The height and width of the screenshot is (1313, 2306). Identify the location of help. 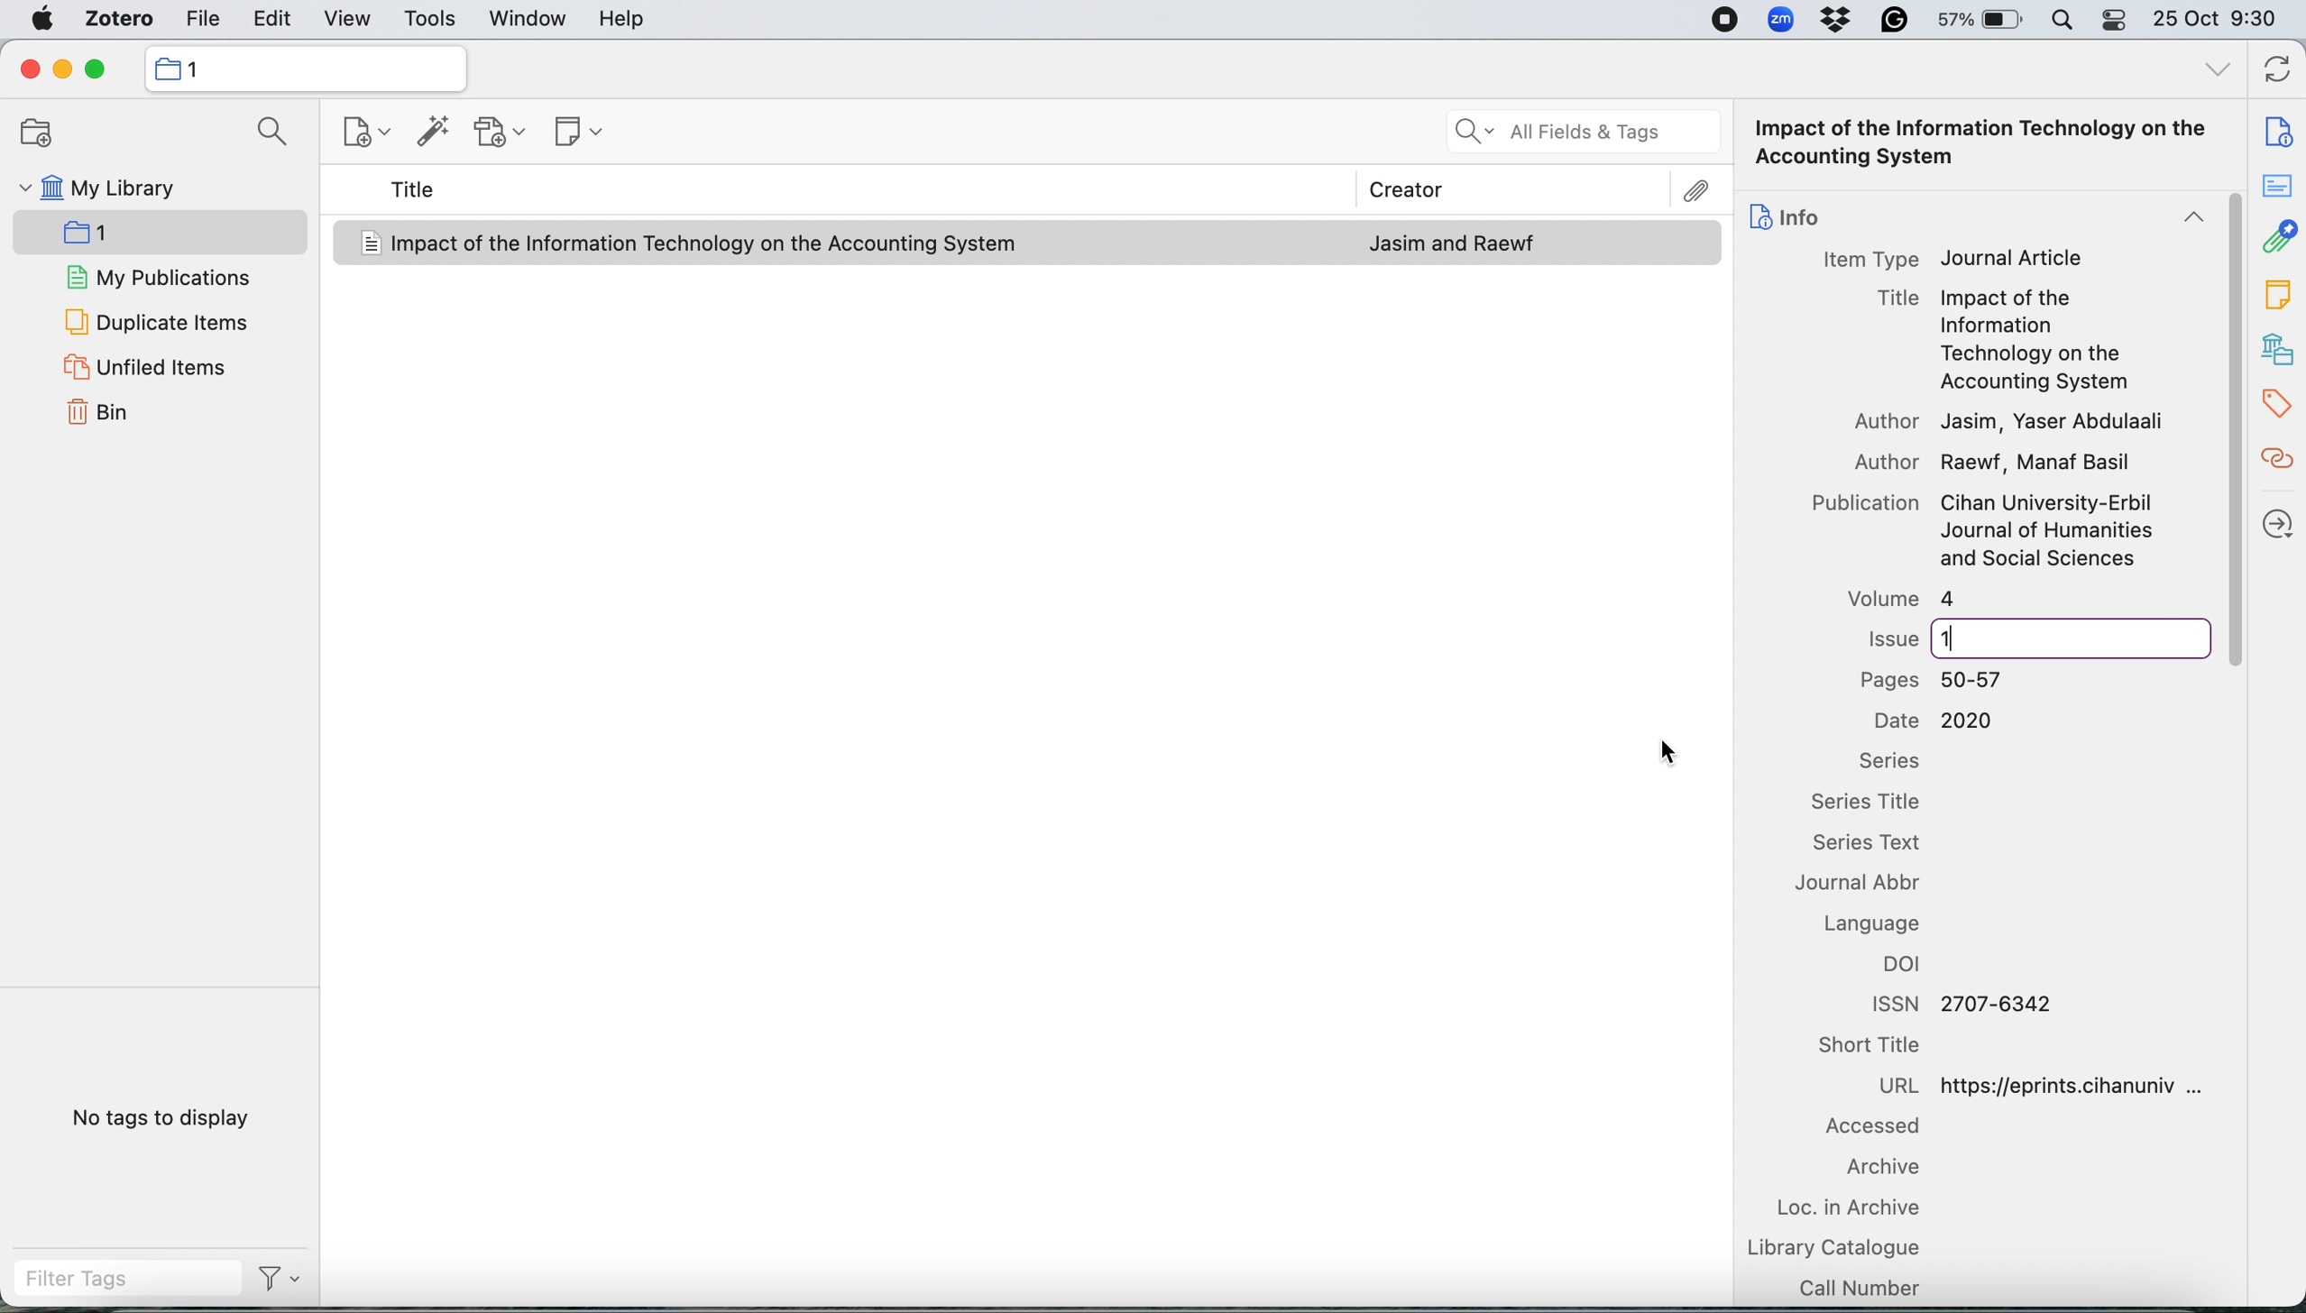
(628, 19).